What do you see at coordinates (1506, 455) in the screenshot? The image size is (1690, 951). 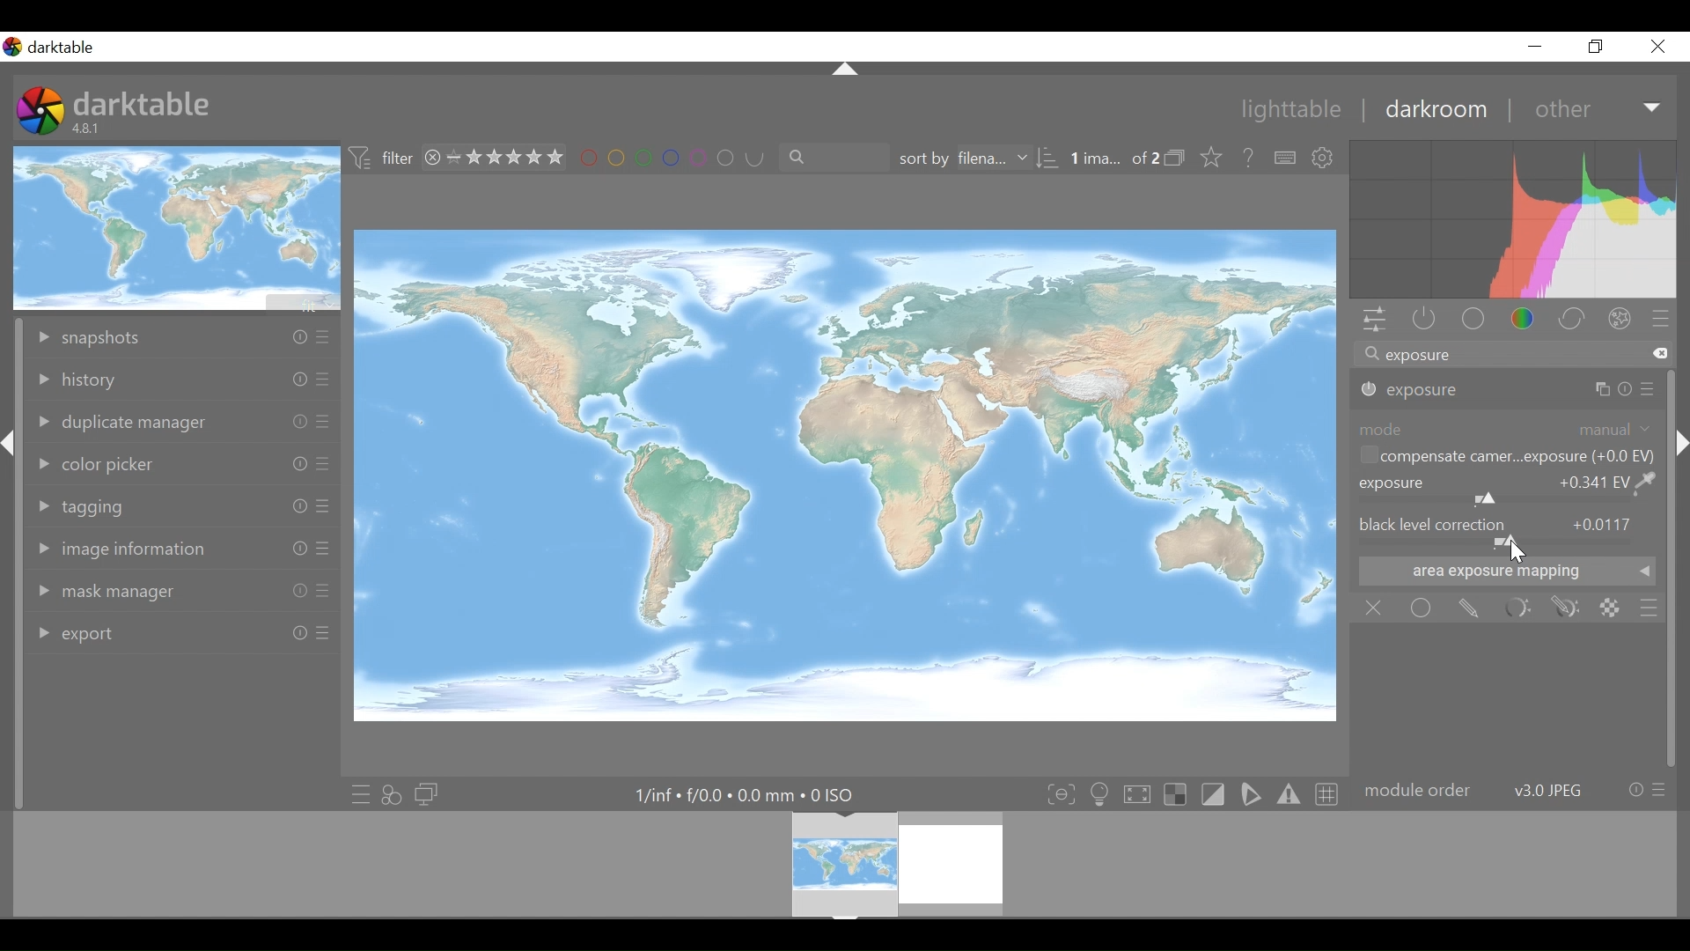 I see `compensate camera exposure` at bounding box center [1506, 455].